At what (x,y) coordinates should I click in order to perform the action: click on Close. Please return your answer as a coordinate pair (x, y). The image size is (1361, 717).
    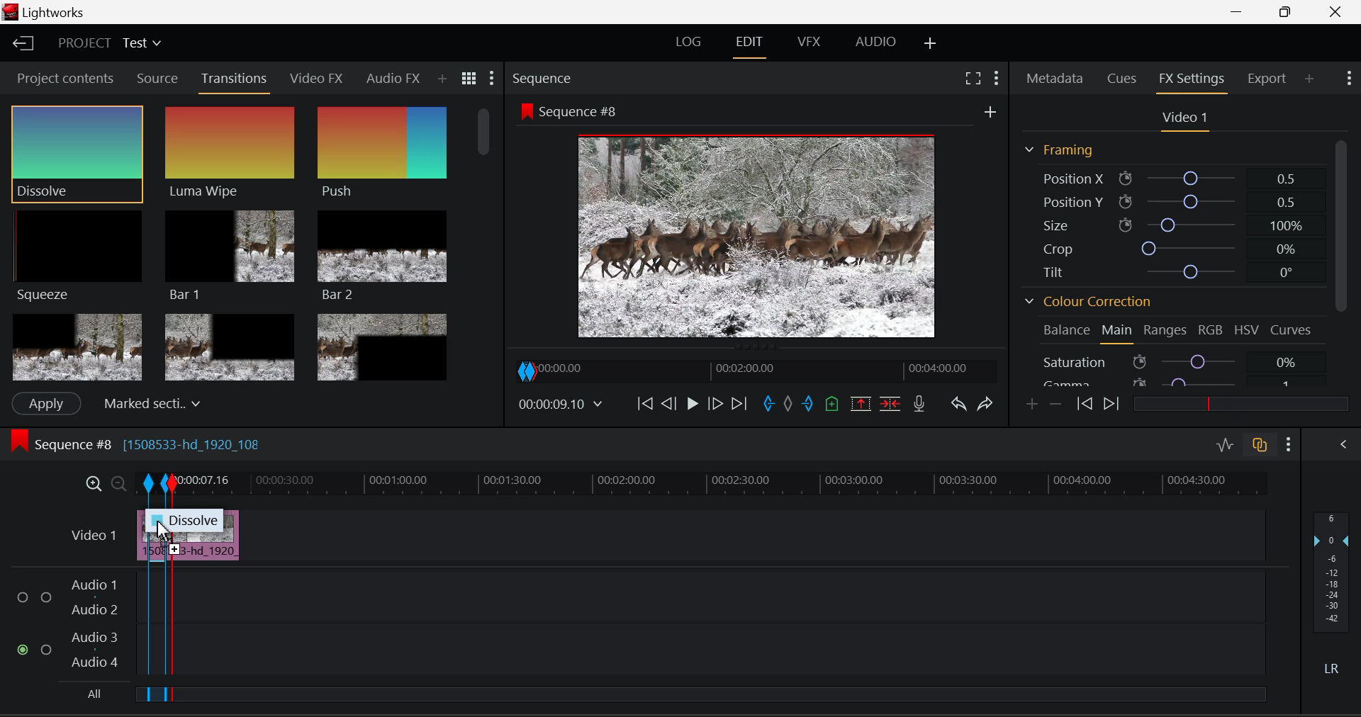
    Looking at the image, I should click on (1337, 12).